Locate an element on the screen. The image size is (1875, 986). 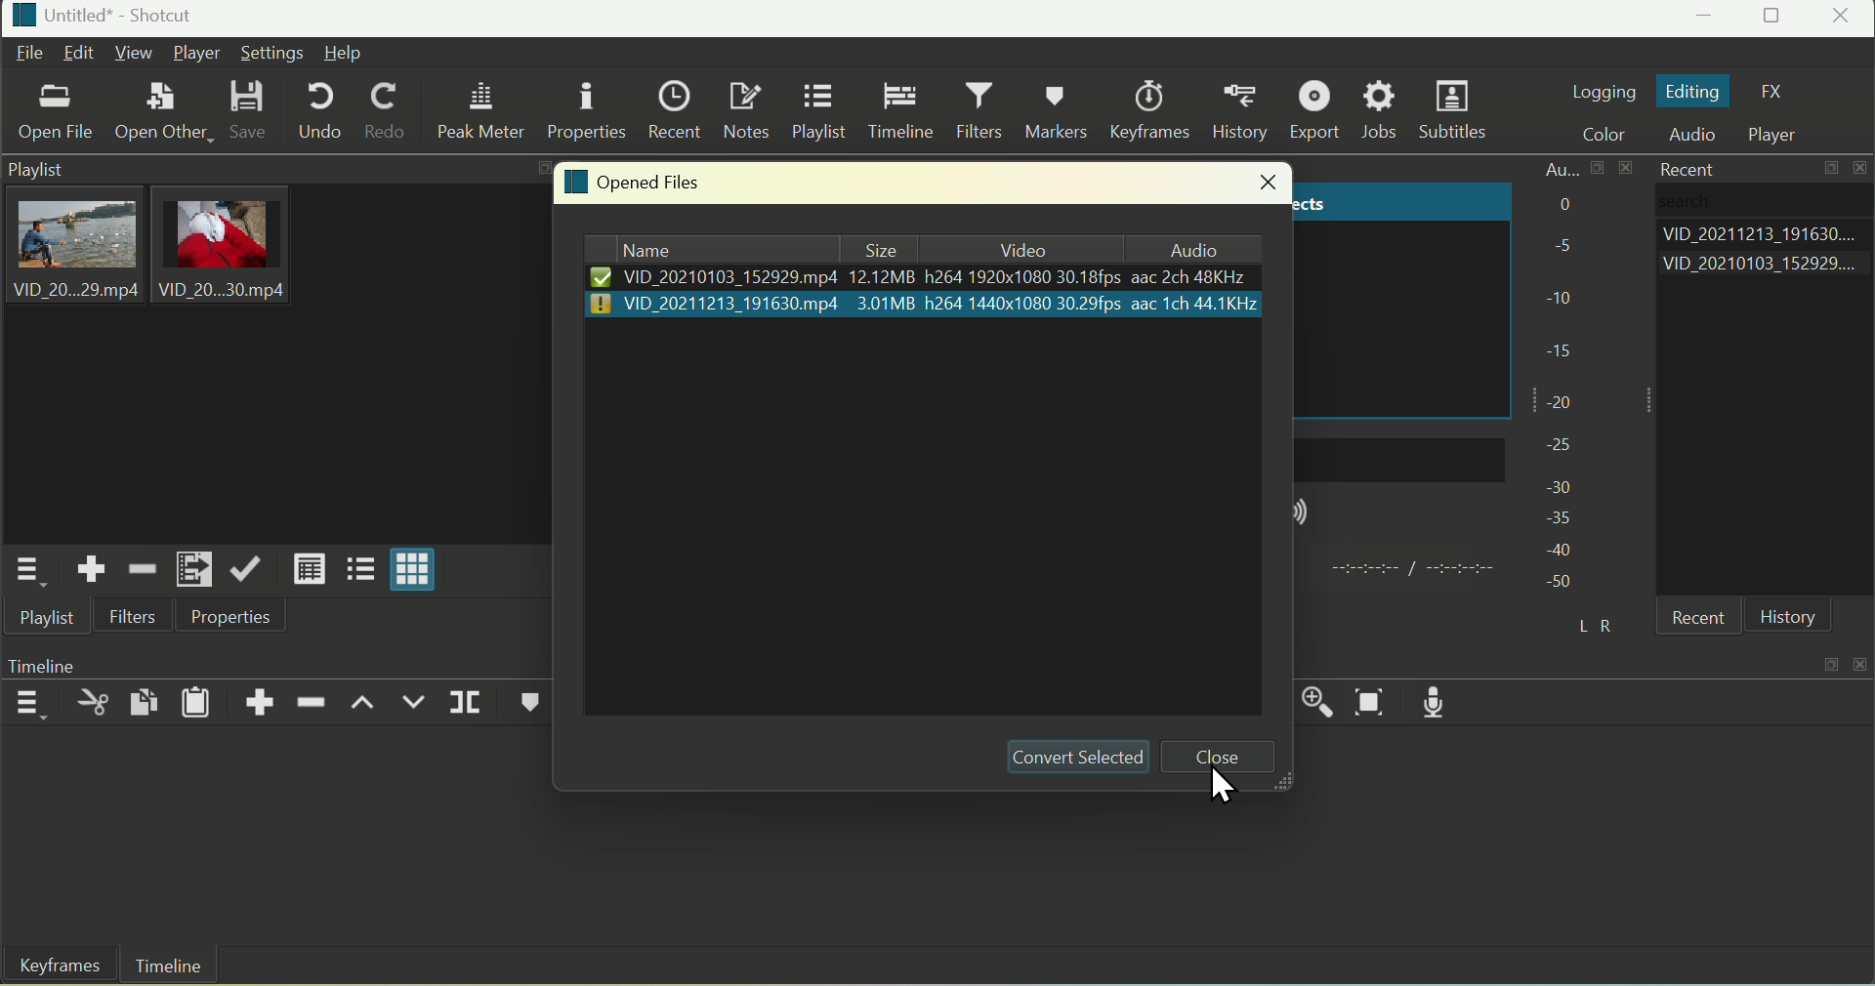
Logging is located at coordinates (1603, 90).